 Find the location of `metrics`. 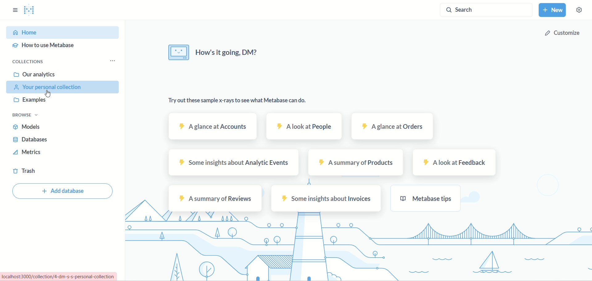

metrics is located at coordinates (28, 153).